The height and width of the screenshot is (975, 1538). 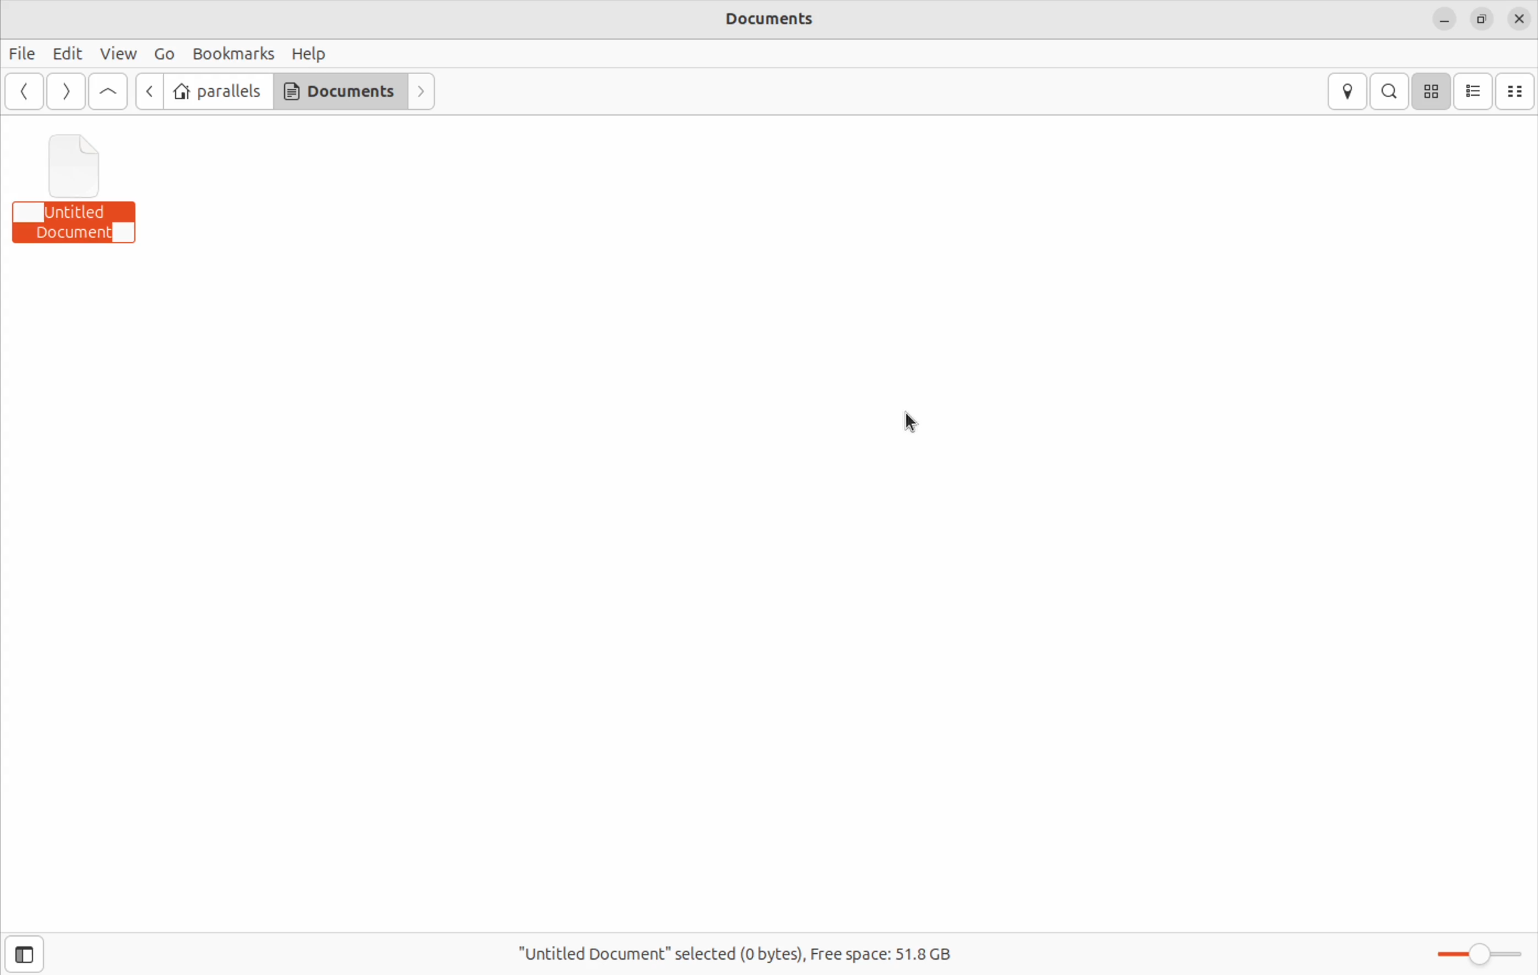 What do you see at coordinates (87, 192) in the screenshot?
I see `untitled document` at bounding box center [87, 192].